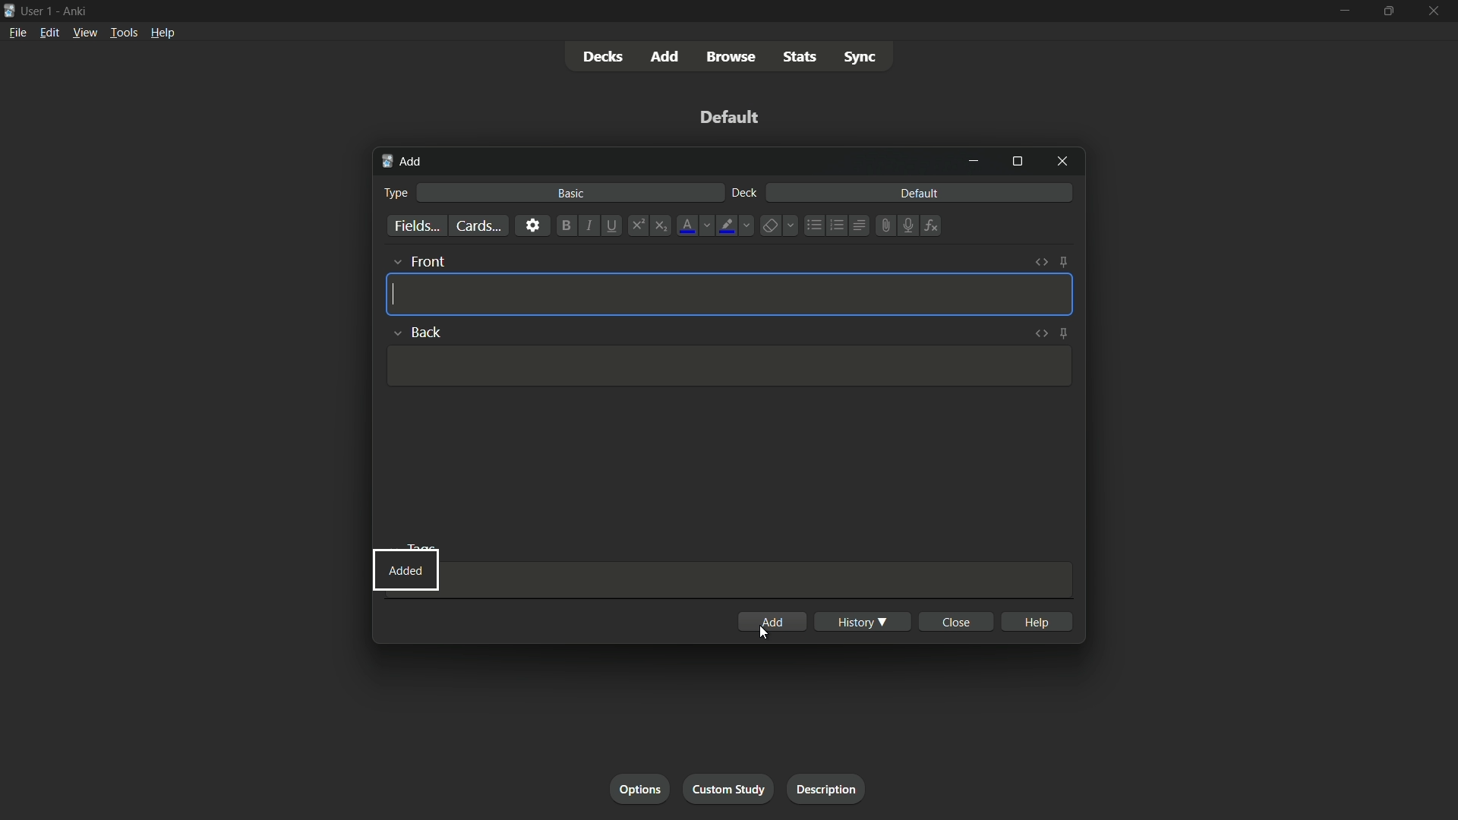  Describe the element at coordinates (402, 162) in the screenshot. I see `add` at that location.